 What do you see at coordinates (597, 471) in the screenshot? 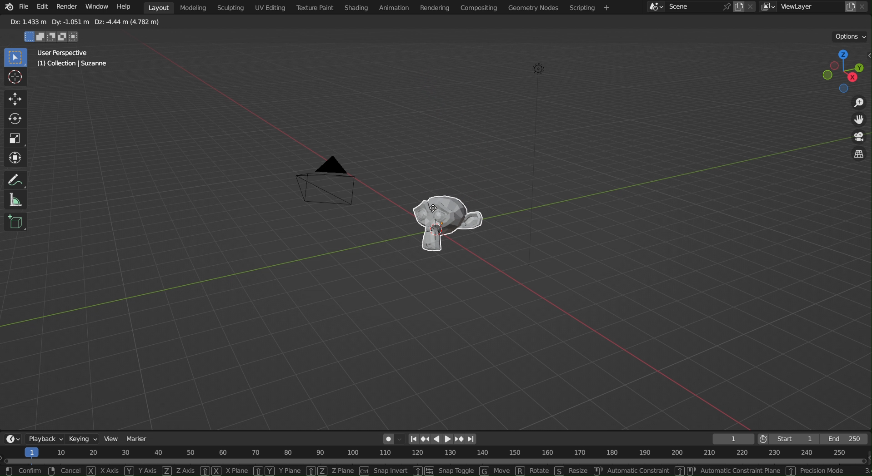
I see `right click` at bounding box center [597, 471].